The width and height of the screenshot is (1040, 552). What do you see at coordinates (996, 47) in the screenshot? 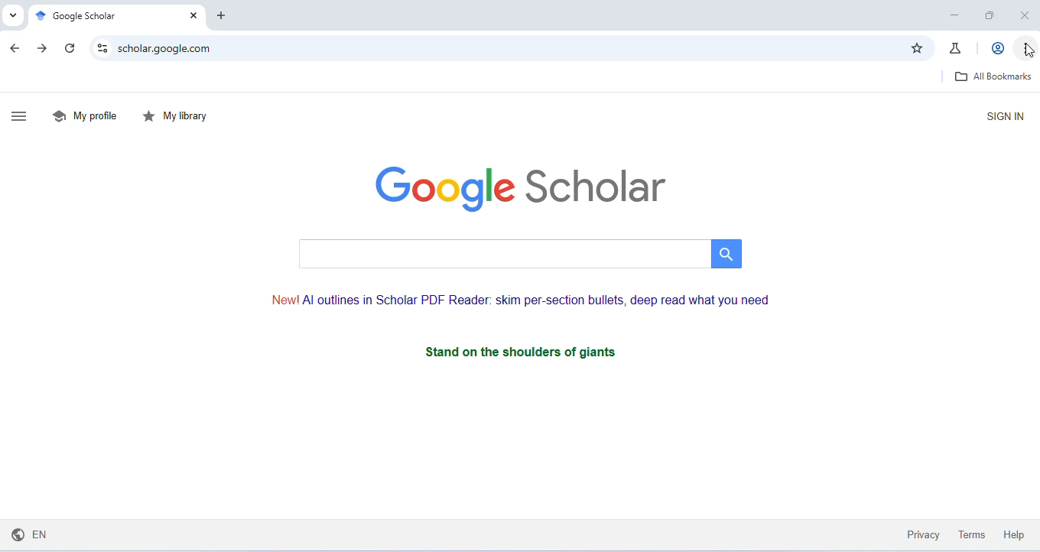
I see `account` at bounding box center [996, 47].